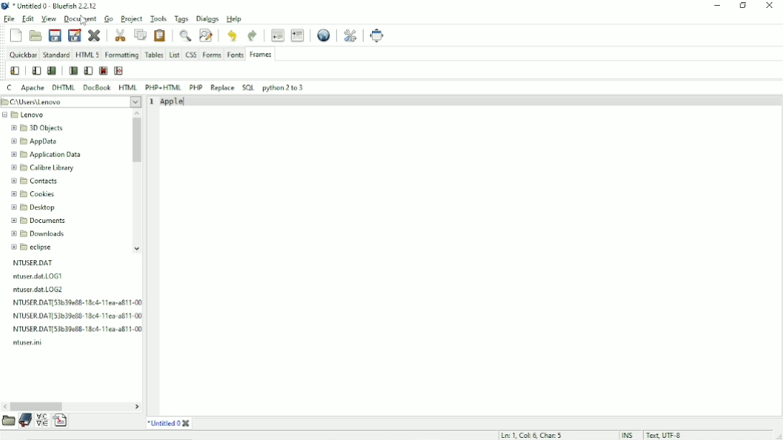  Describe the element at coordinates (277, 34) in the screenshot. I see `Unindent` at that location.